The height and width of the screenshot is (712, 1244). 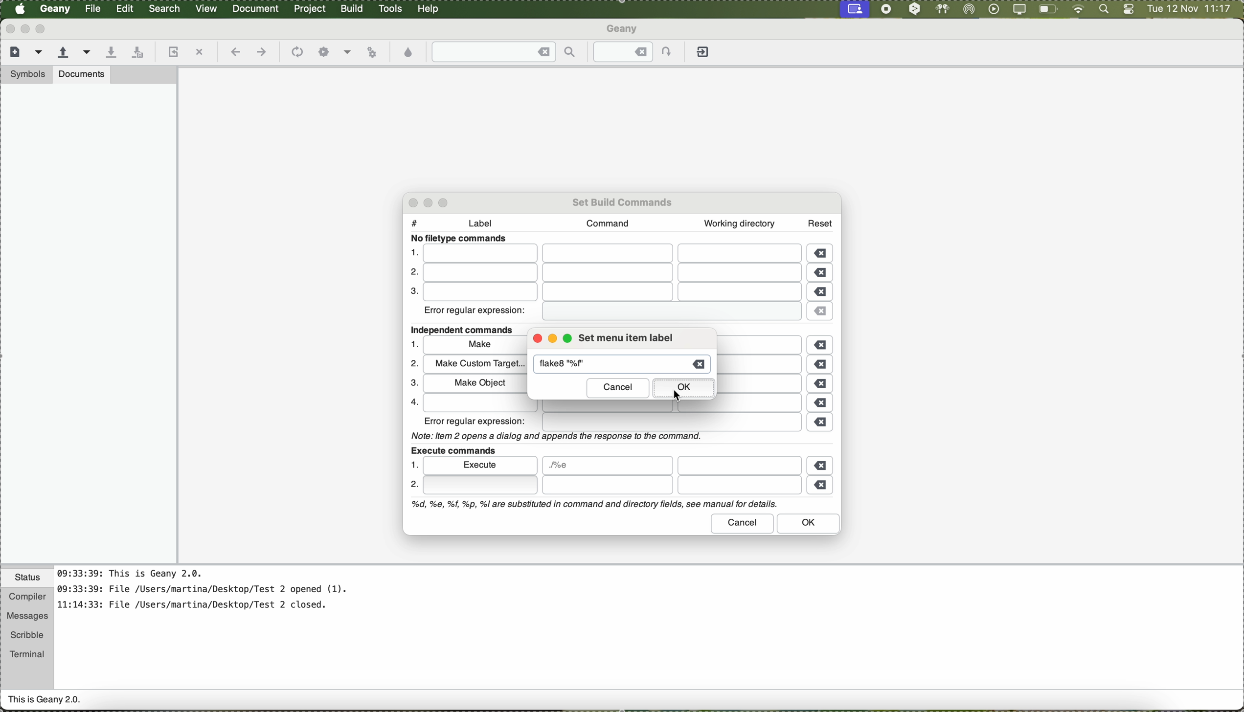 What do you see at coordinates (20, 9) in the screenshot?
I see `Apple icon` at bounding box center [20, 9].